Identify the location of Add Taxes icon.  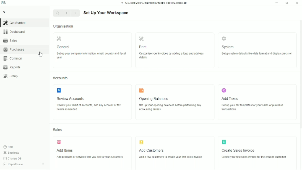
(224, 90).